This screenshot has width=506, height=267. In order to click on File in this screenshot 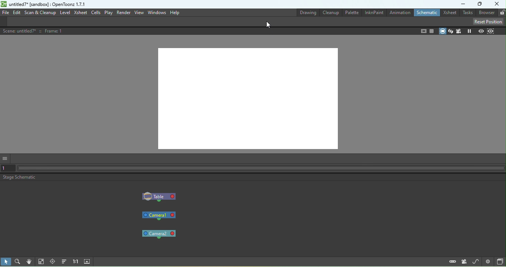, I will do `click(6, 13)`.